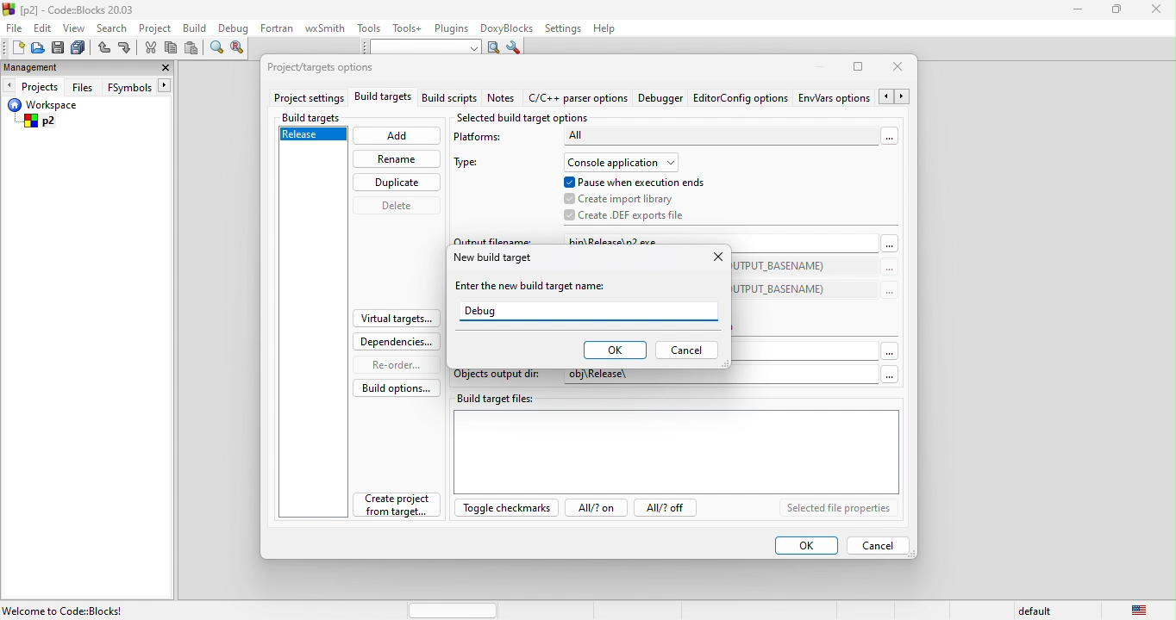  Describe the element at coordinates (278, 28) in the screenshot. I see `fortran` at that location.